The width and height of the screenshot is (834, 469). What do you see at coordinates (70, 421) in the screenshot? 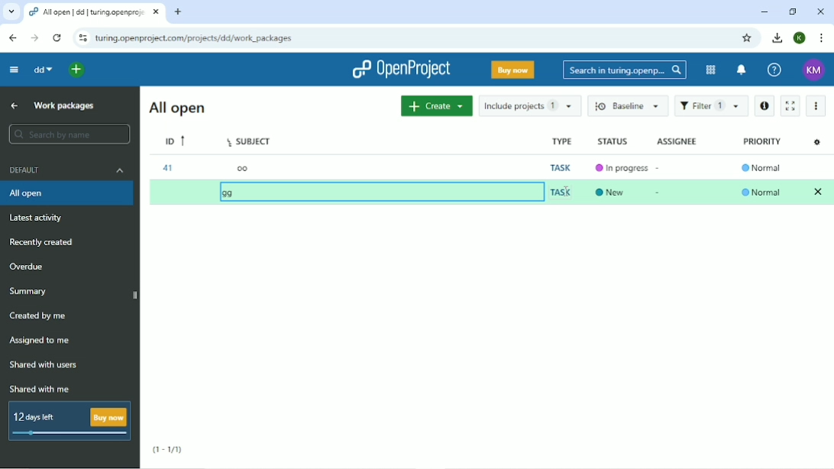
I see `12 days left Buy now` at bounding box center [70, 421].